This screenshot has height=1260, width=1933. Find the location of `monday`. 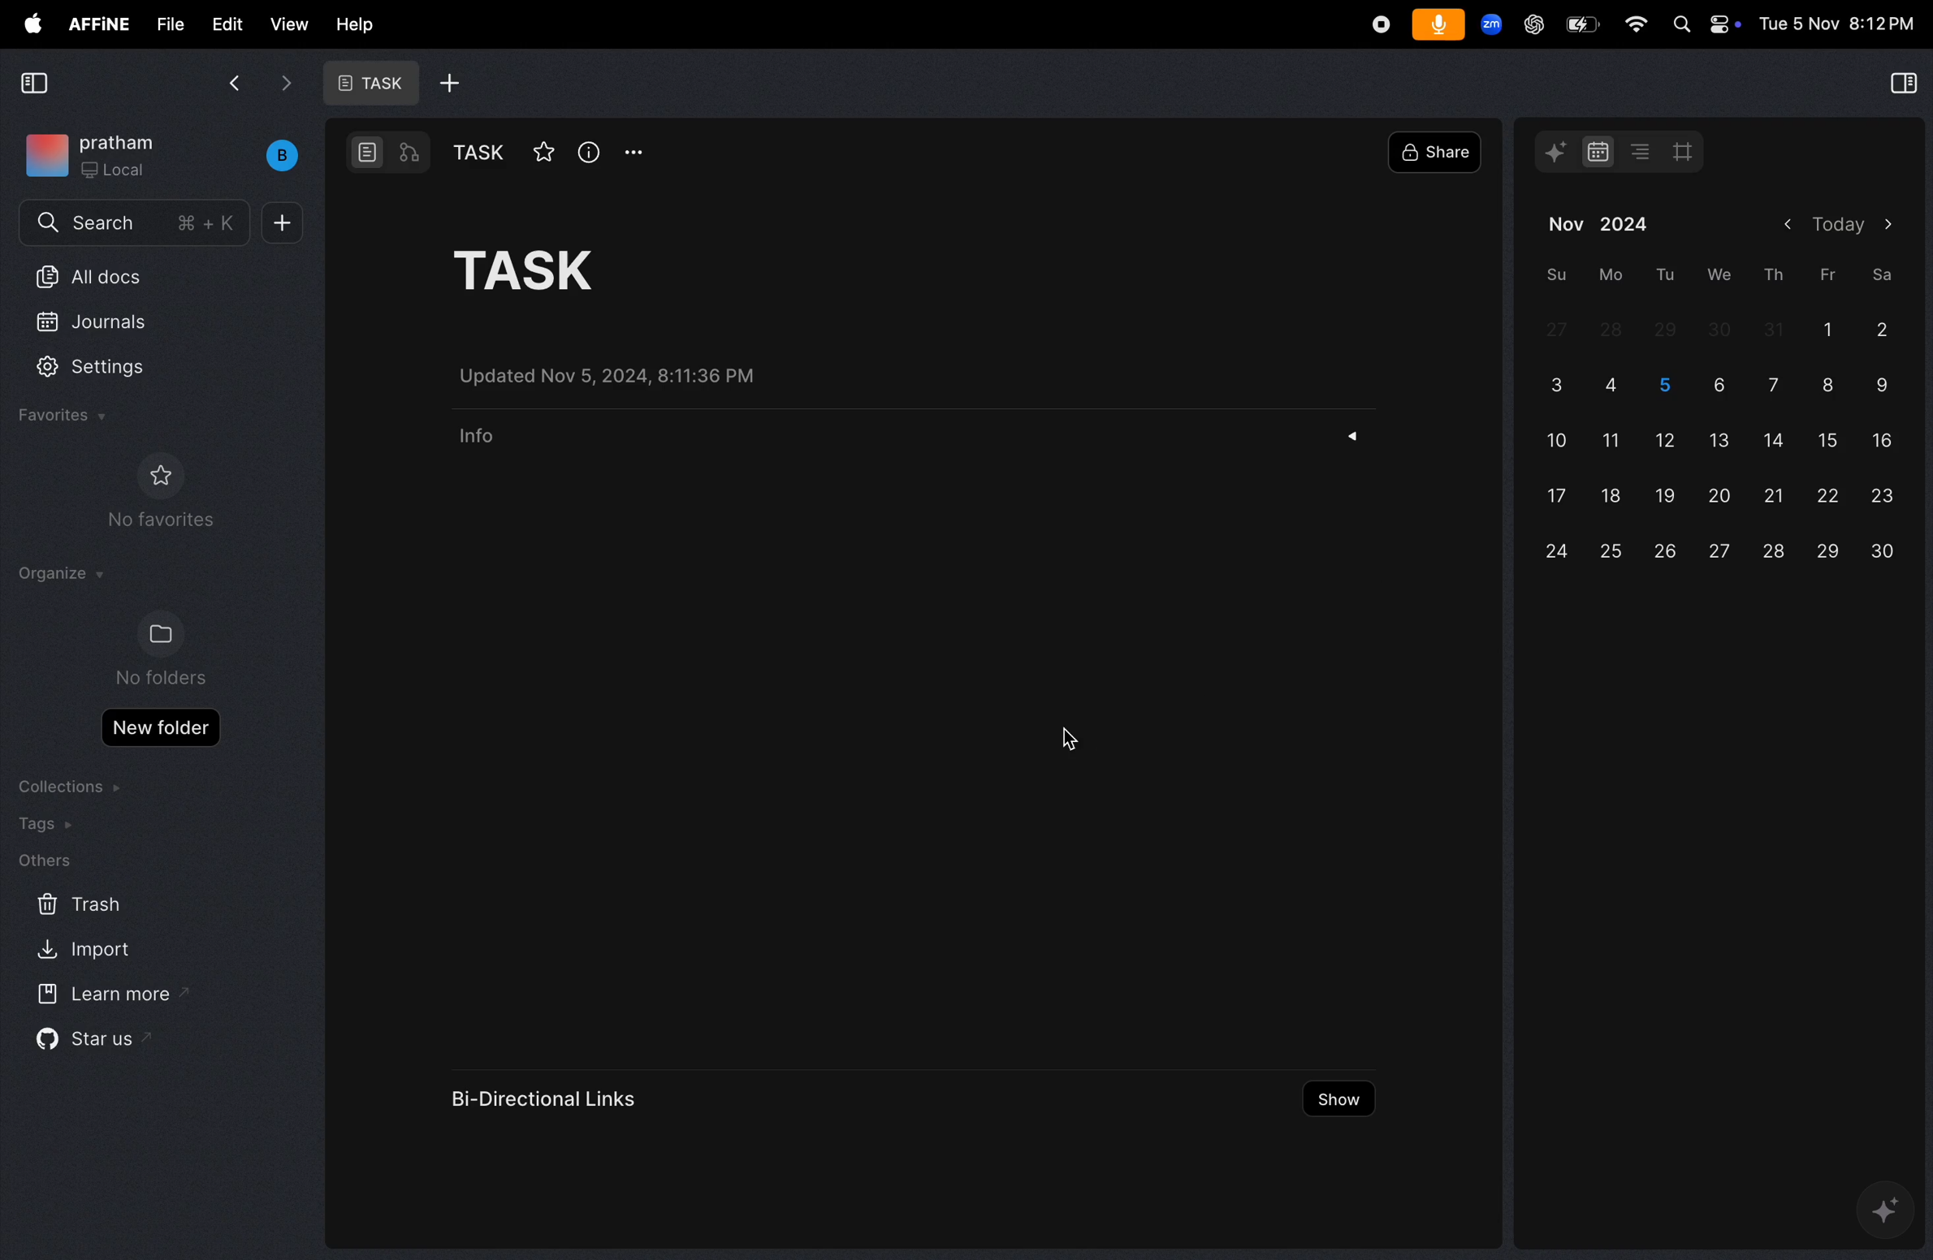

monday is located at coordinates (1608, 275).